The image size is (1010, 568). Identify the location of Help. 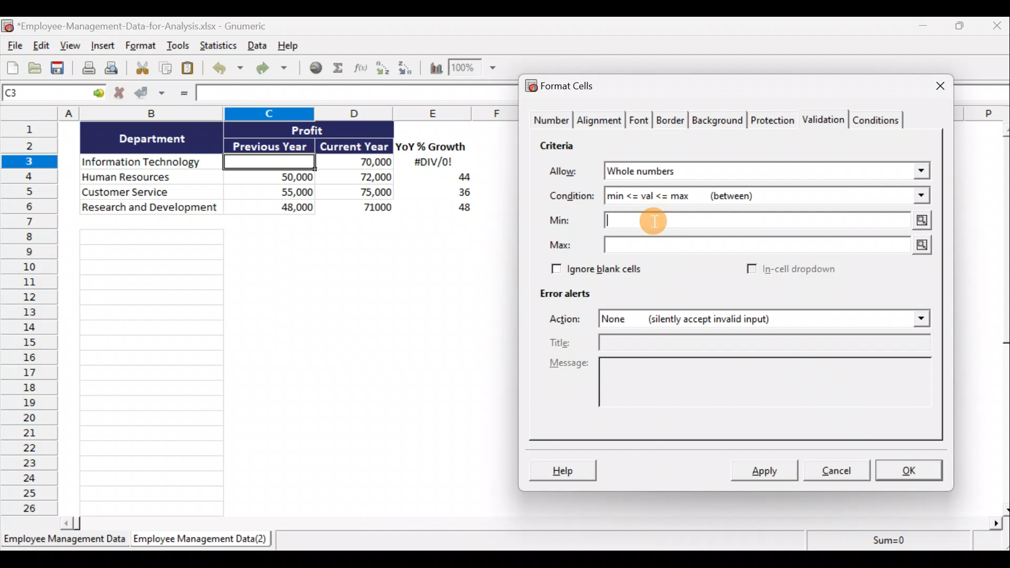
(291, 45).